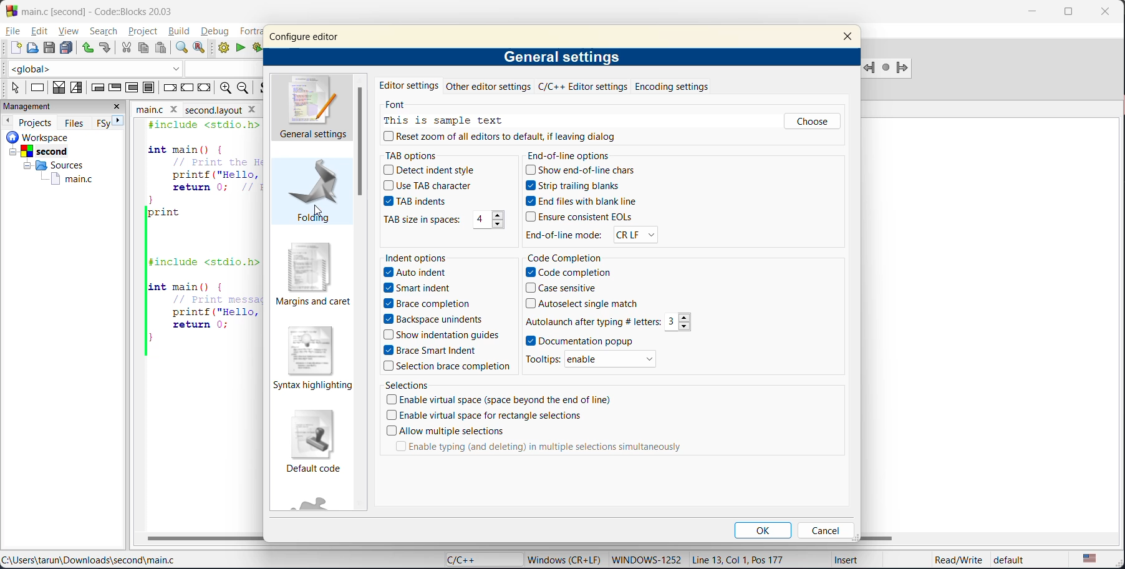 The height and width of the screenshot is (569, 1125). Describe the element at coordinates (432, 304) in the screenshot. I see `Brace completion` at that location.